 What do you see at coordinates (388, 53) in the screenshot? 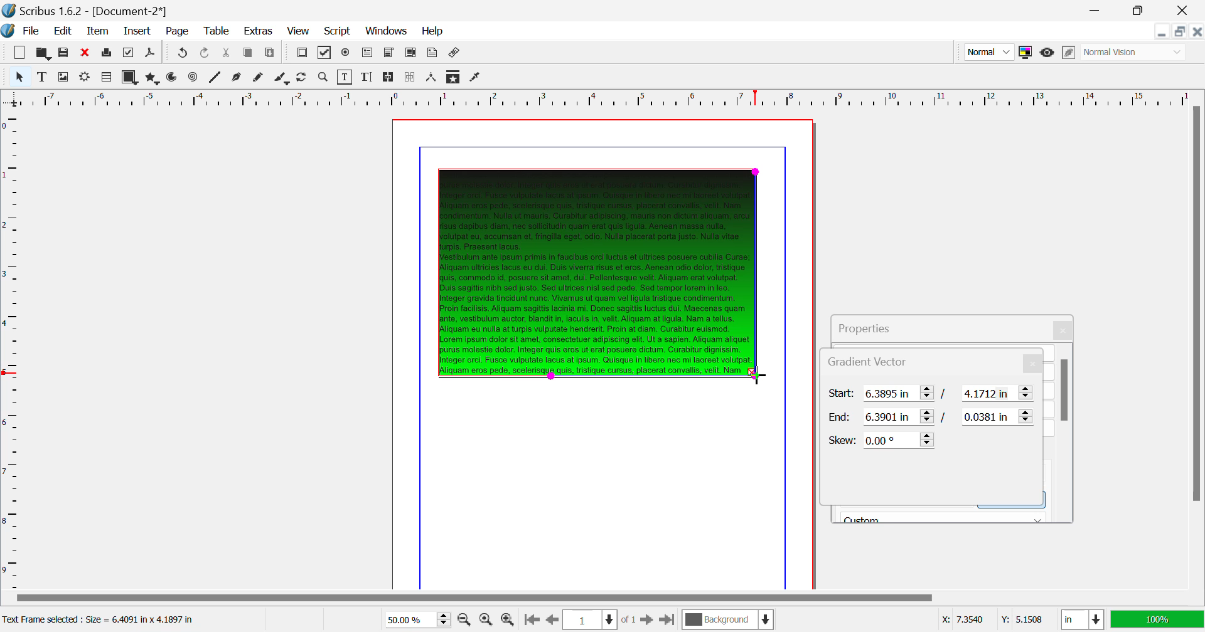
I see `Pdf Combo Box` at bounding box center [388, 53].